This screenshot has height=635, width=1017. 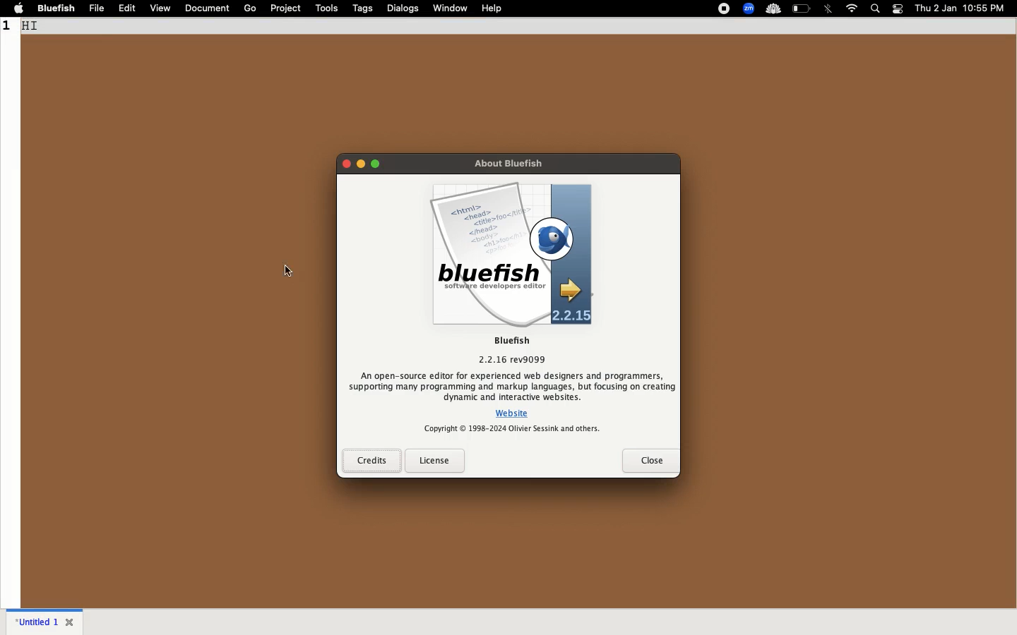 What do you see at coordinates (57, 8) in the screenshot?
I see `bluefish` at bounding box center [57, 8].